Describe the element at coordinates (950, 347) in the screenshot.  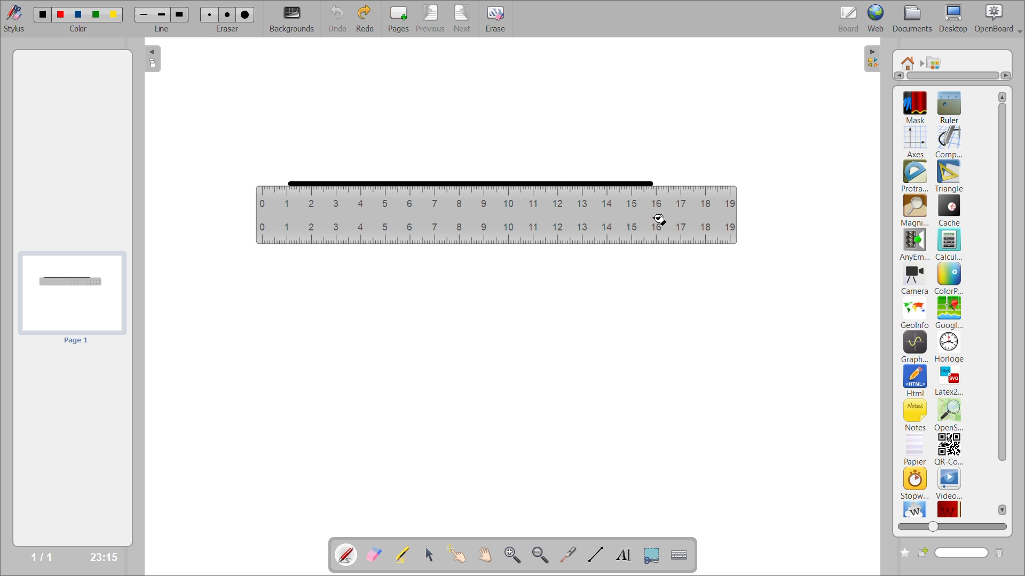
I see `horloge` at that location.